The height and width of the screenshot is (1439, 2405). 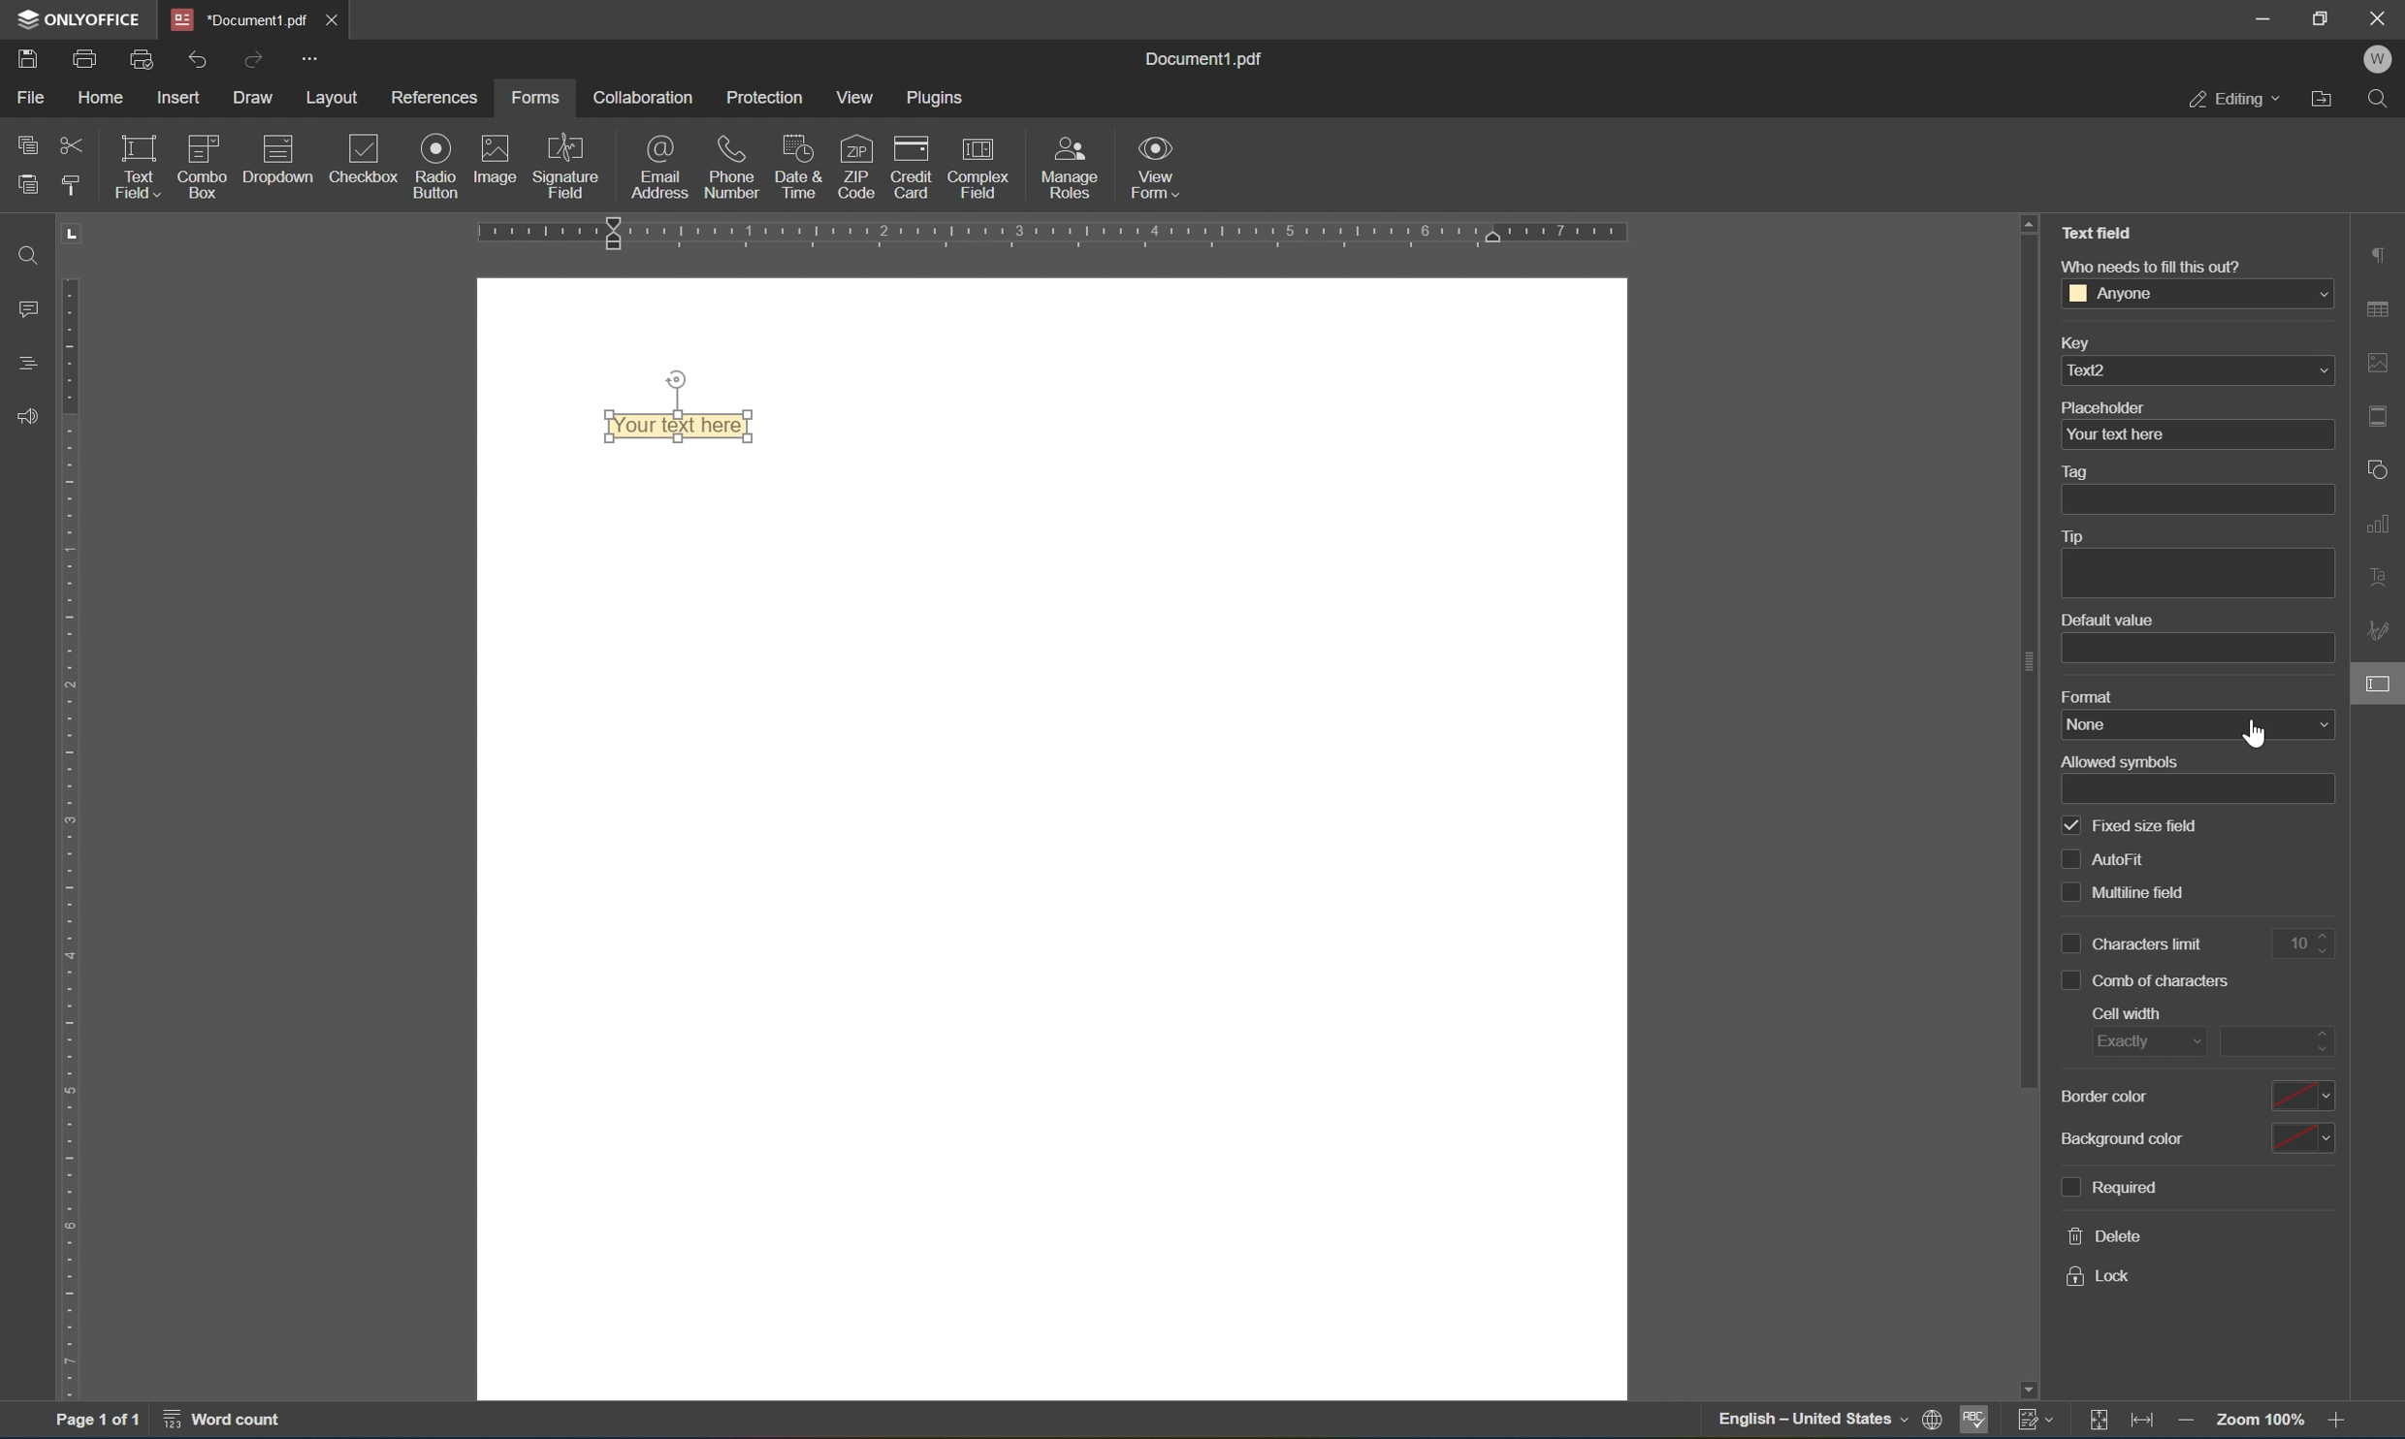 What do you see at coordinates (2134, 1014) in the screenshot?
I see `cell with` at bounding box center [2134, 1014].